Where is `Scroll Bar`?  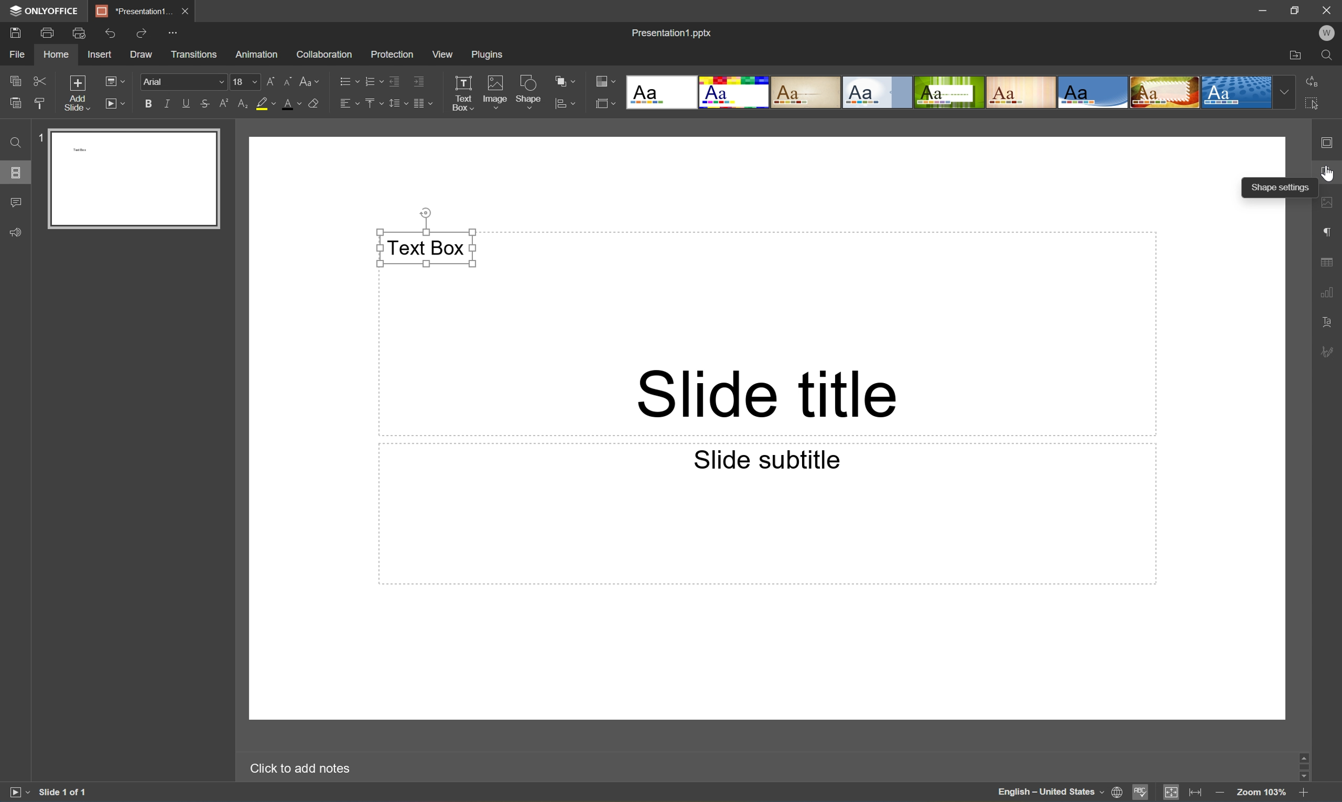
Scroll Bar is located at coordinates (1306, 764).